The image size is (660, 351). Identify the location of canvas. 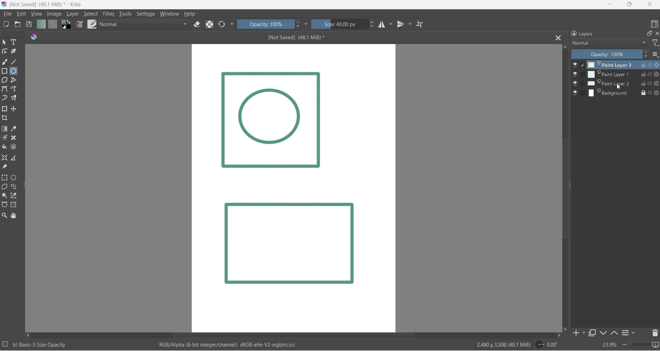
(293, 189).